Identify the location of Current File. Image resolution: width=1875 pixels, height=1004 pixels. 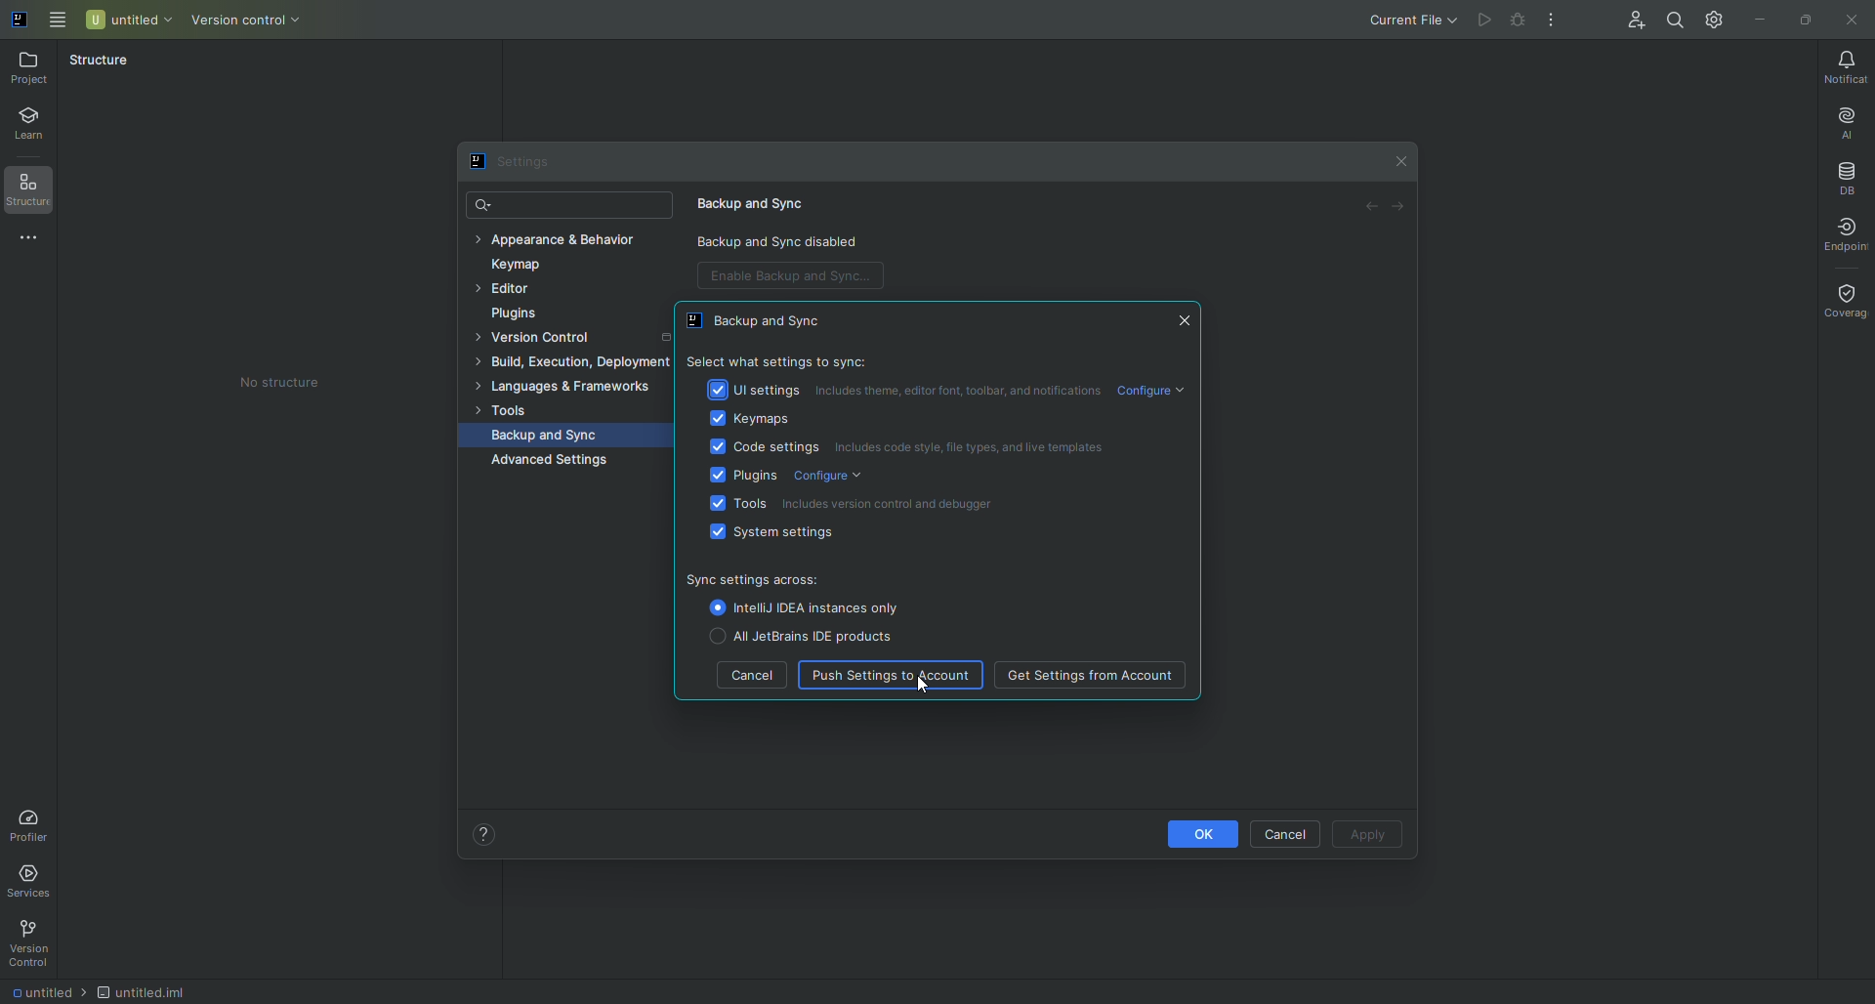
(1396, 21).